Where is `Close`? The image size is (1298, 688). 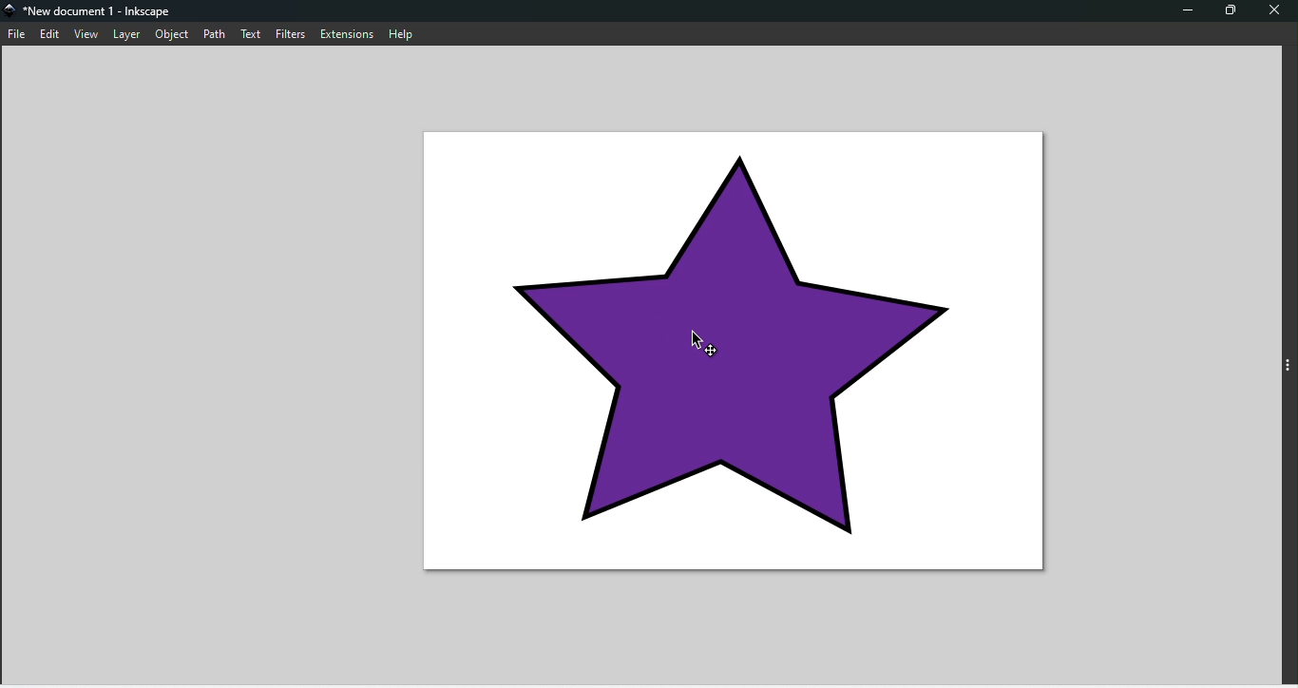
Close is located at coordinates (1273, 10).